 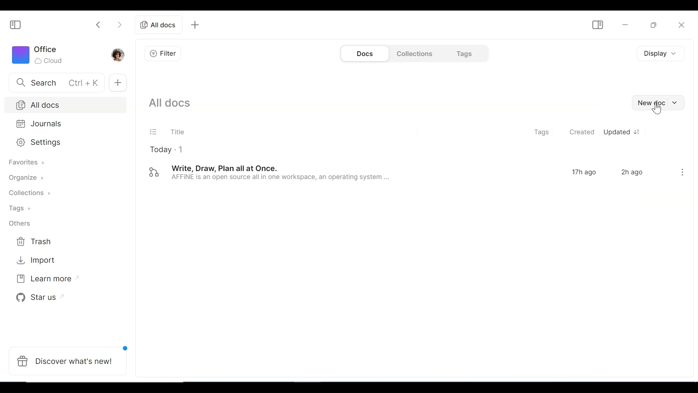 I want to click on Display, so click(x=656, y=52).